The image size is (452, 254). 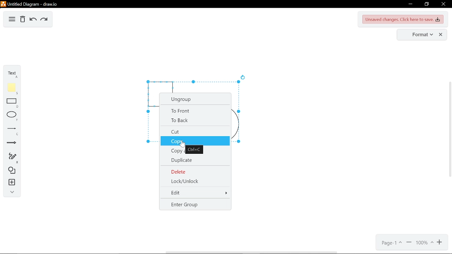 What do you see at coordinates (440, 243) in the screenshot?
I see `zoom out` at bounding box center [440, 243].